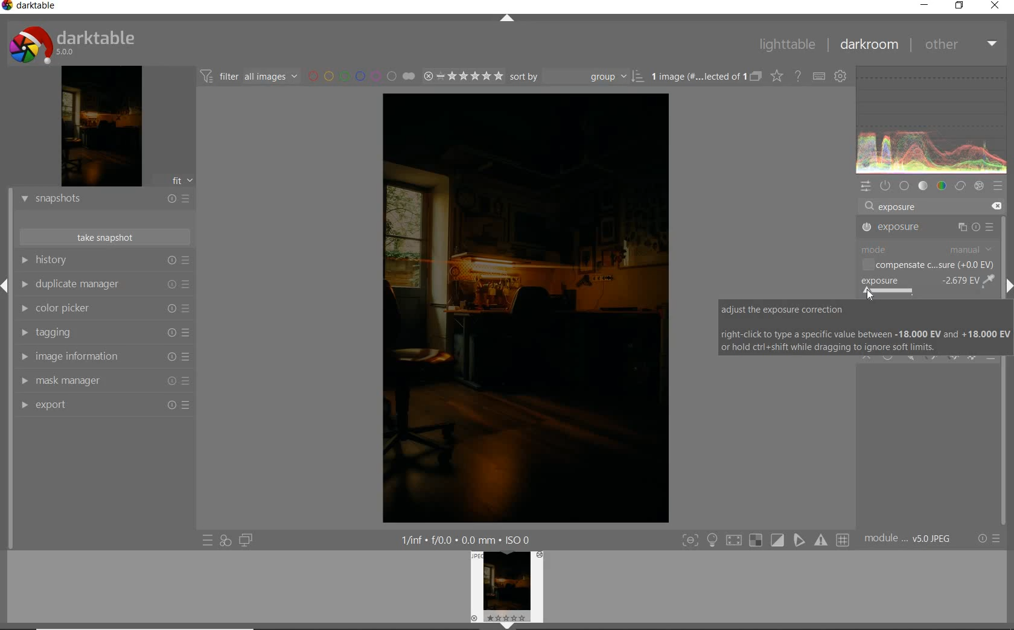  Describe the element at coordinates (927, 285) in the screenshot. I see `exposure` at that location.